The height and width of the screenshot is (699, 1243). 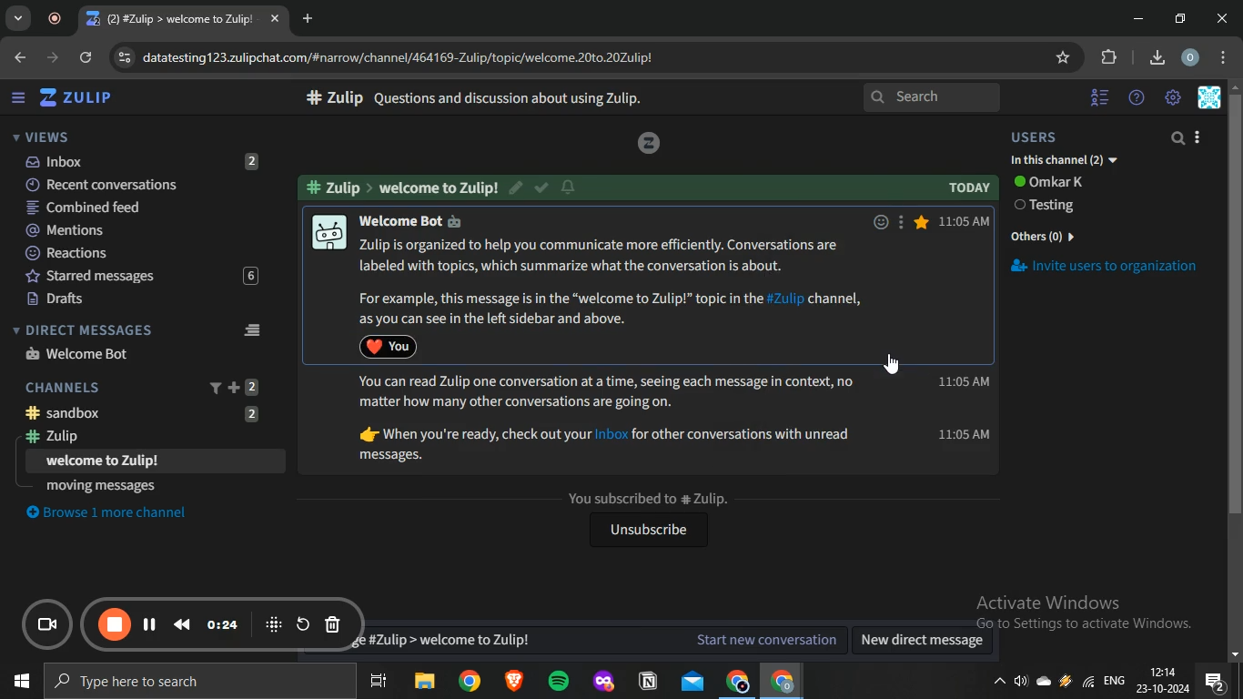 What do you see at coordinates (141, 329) in the screenshot?
I see `direct messages` at bounding box center [141, 329].